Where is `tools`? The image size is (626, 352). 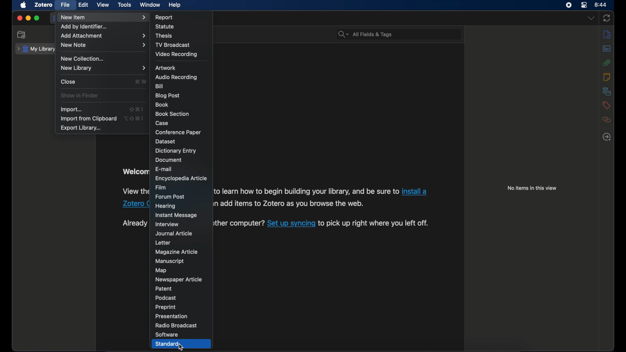
tools is located at coordinates (125, 5).